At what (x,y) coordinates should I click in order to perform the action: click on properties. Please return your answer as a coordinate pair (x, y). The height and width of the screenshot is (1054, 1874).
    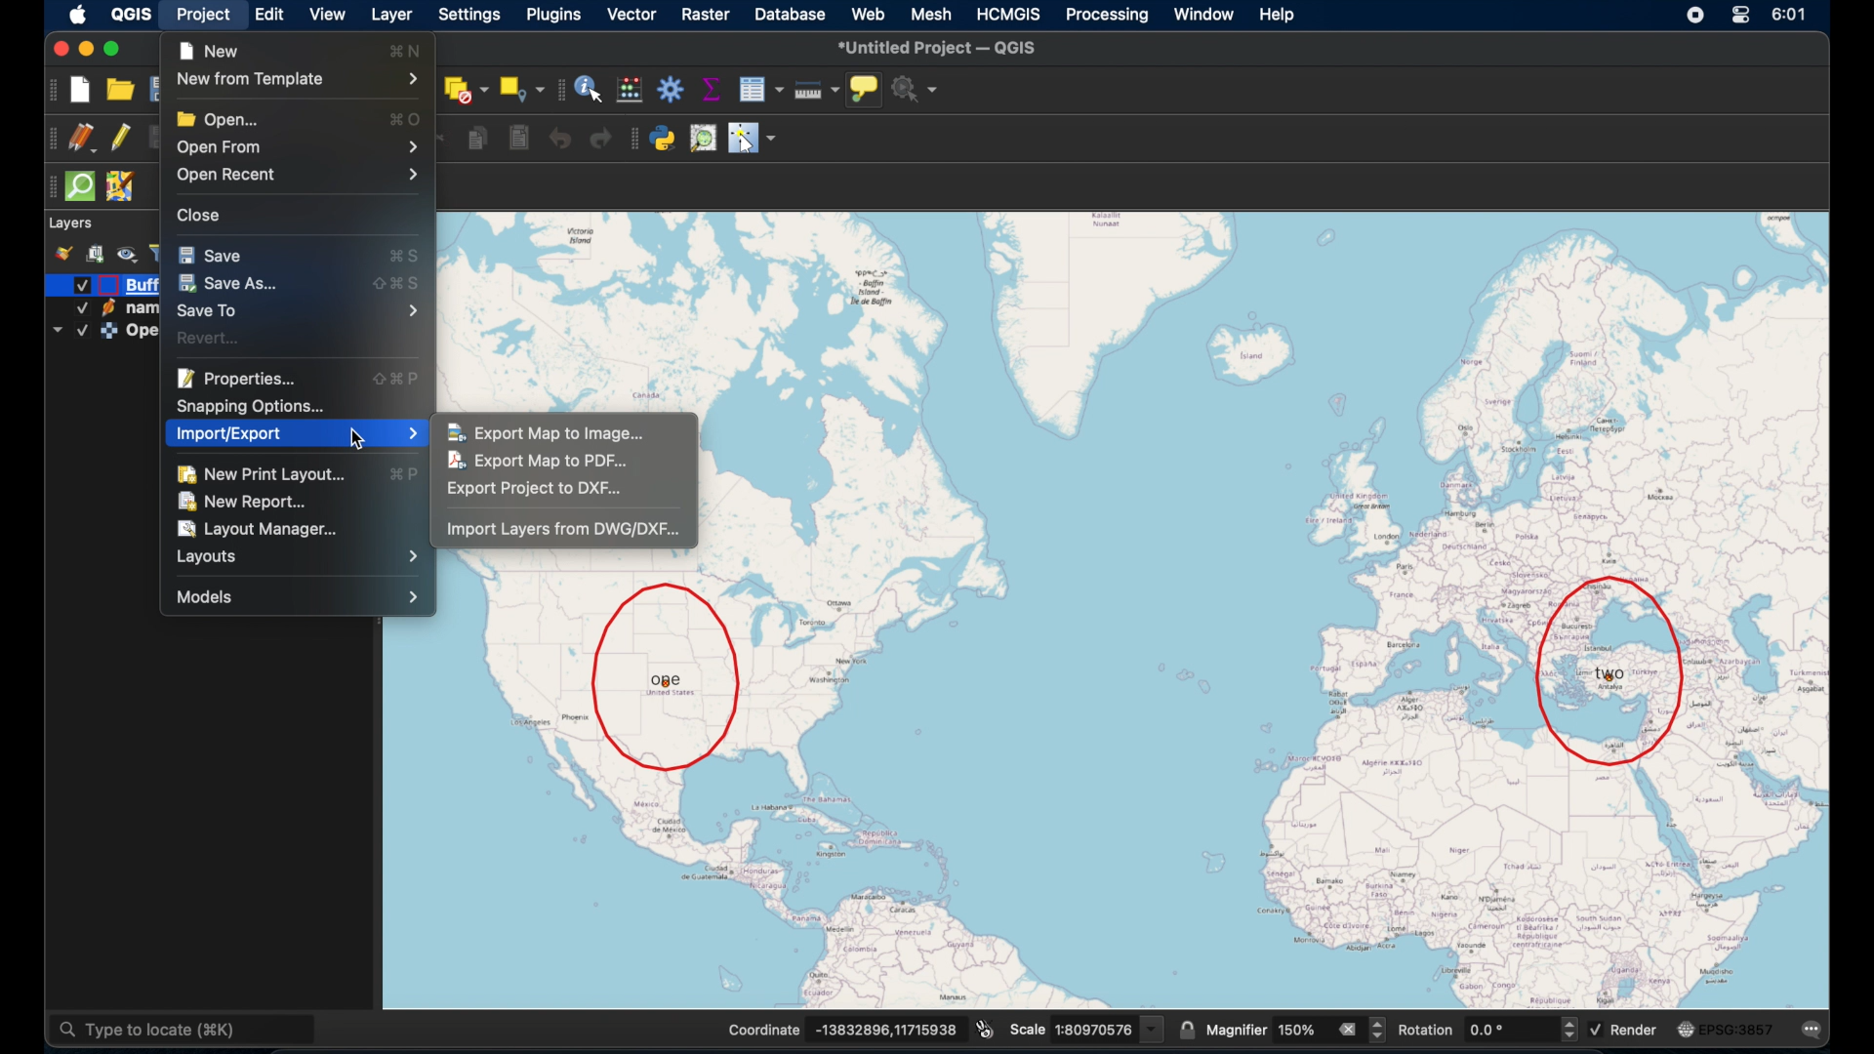
    Looking at the image, I should click on (241, 379).